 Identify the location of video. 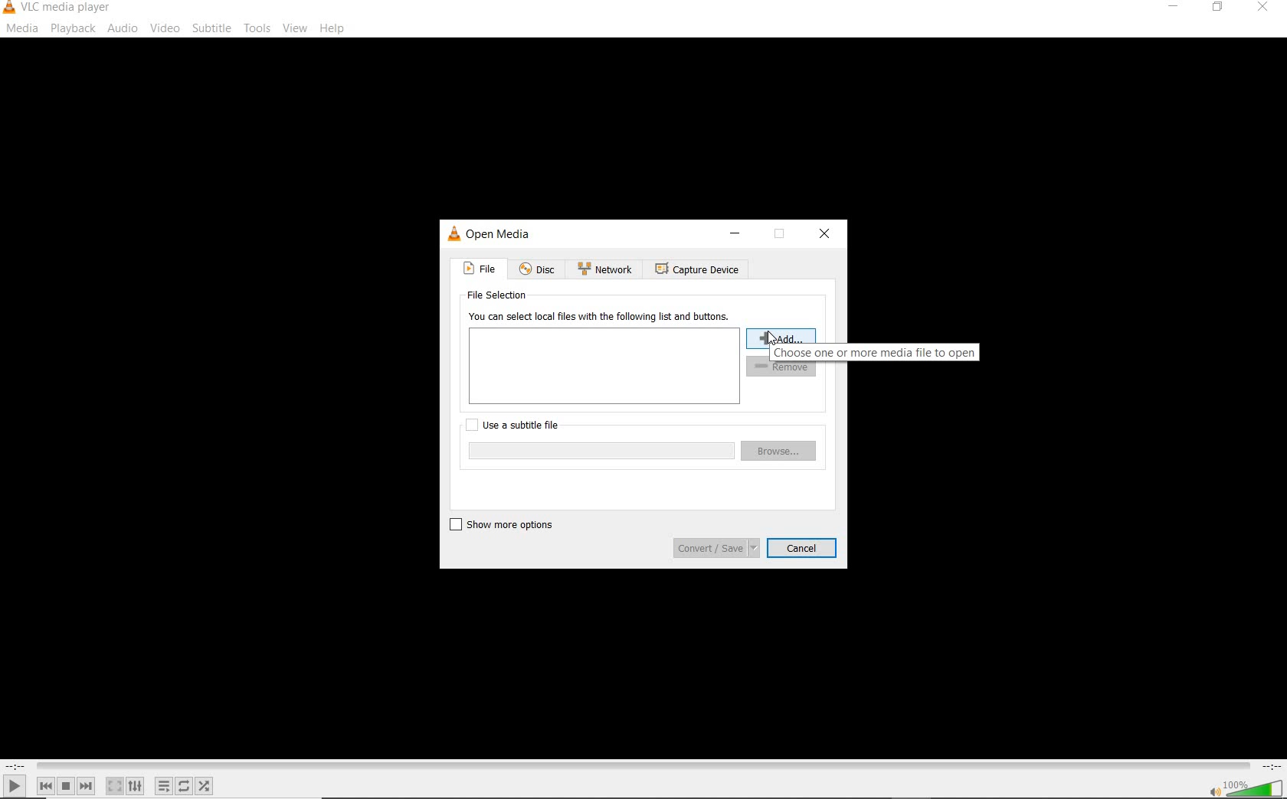
(165, 28).